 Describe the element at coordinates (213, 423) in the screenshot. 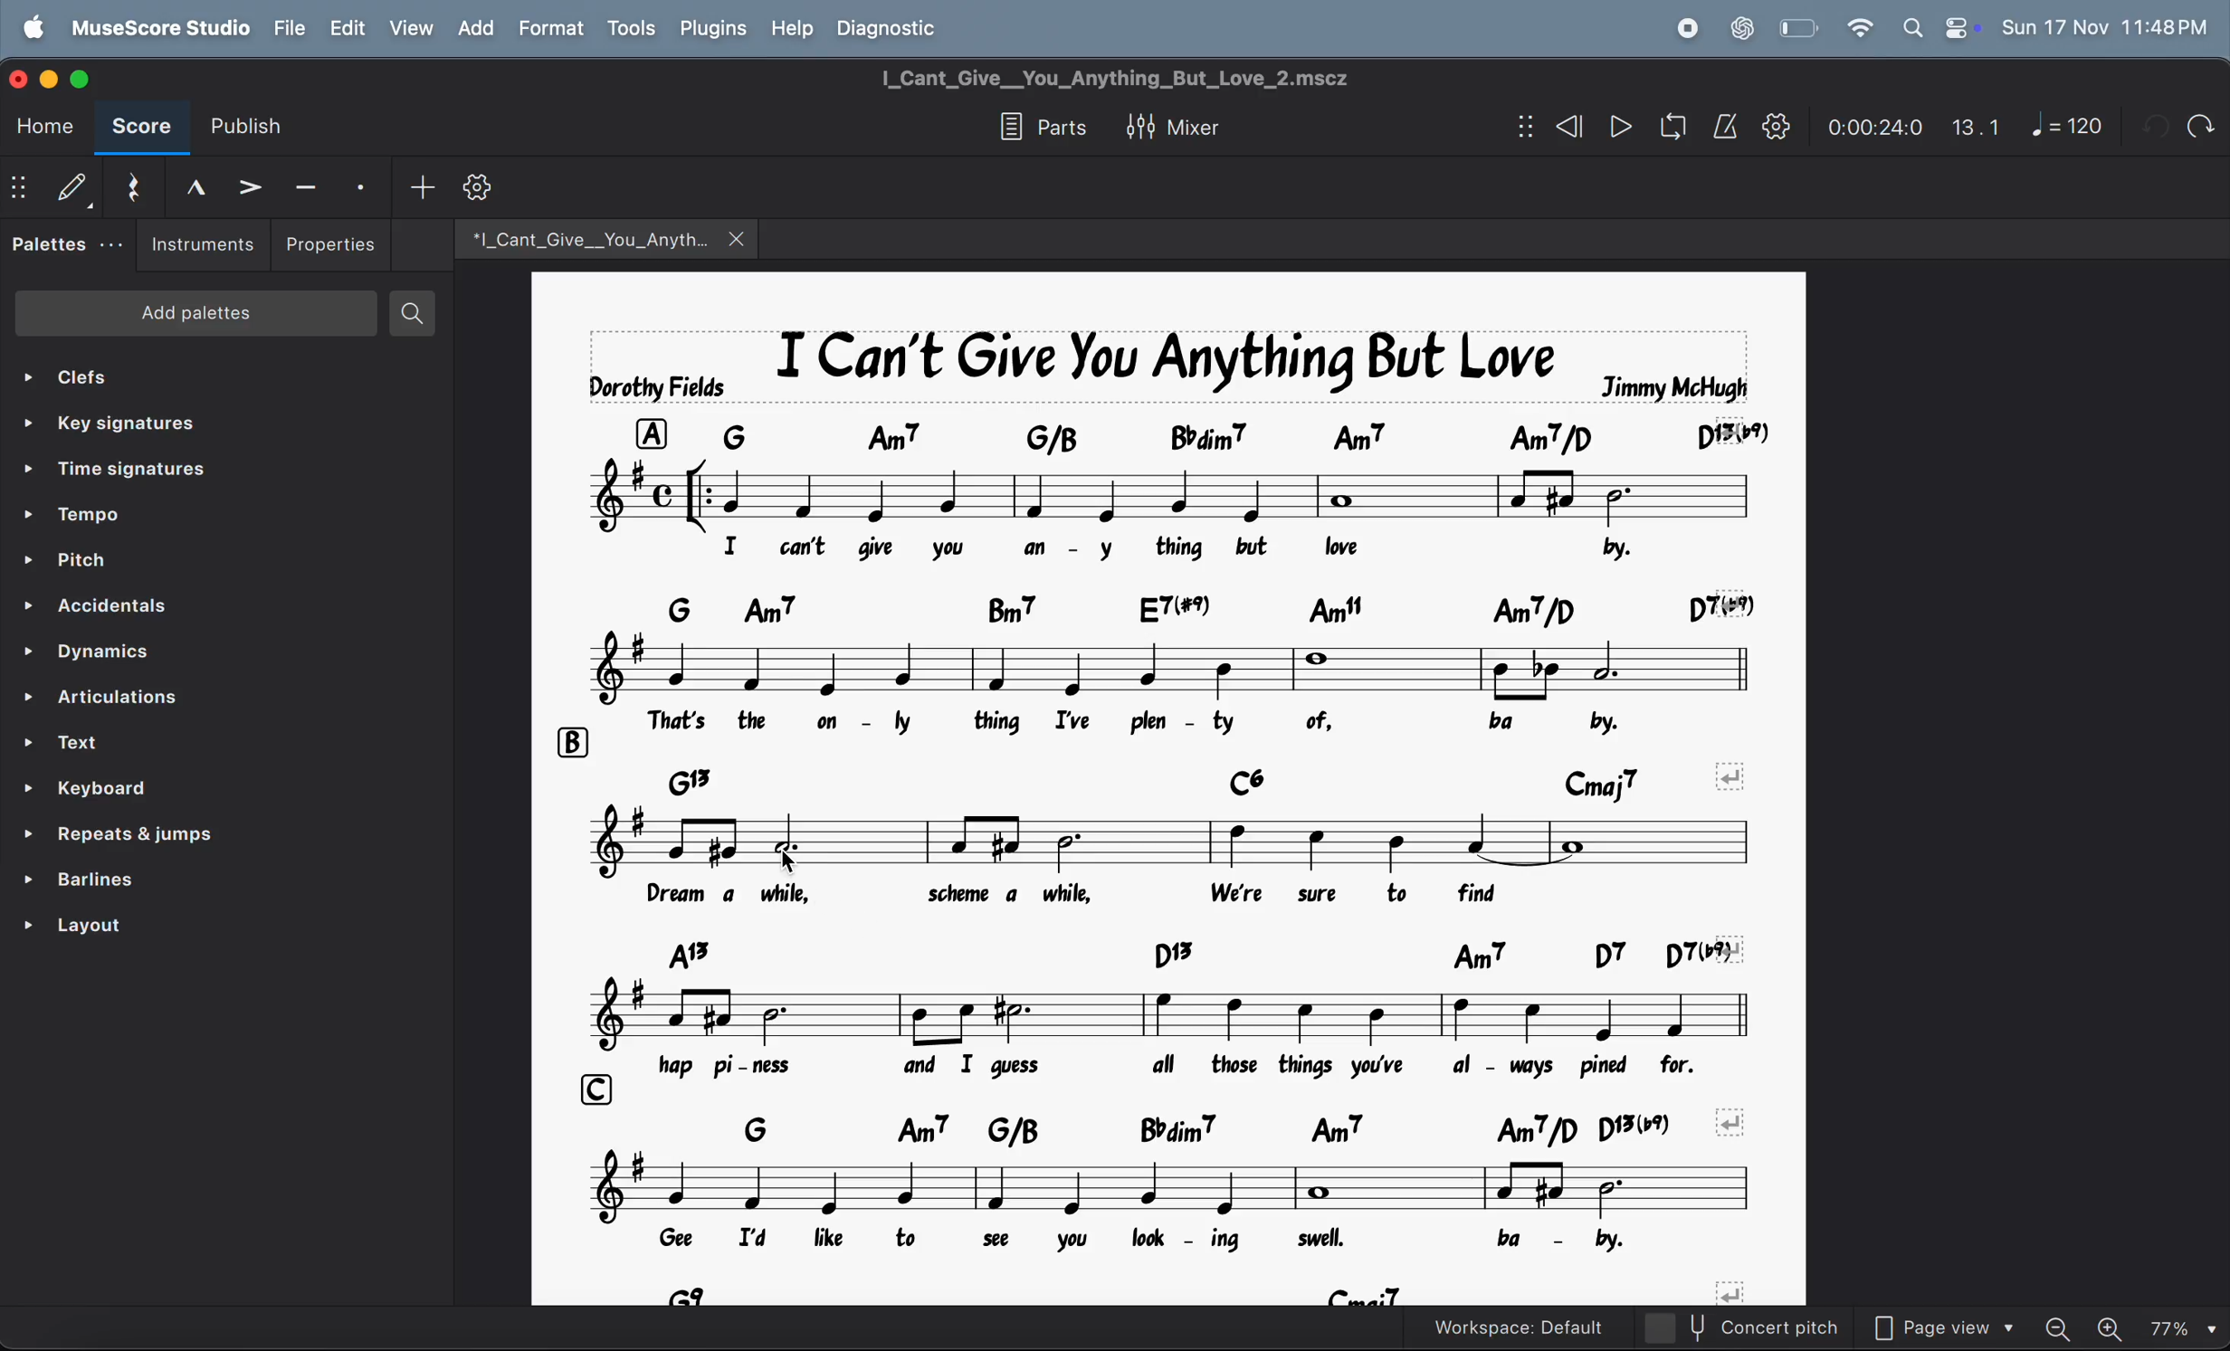

I see `key signature` at that location.